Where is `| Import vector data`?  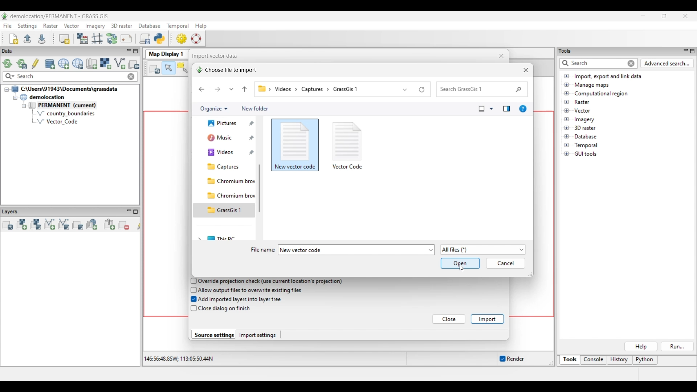
| Import vector data is located at coordinates (213, 56).